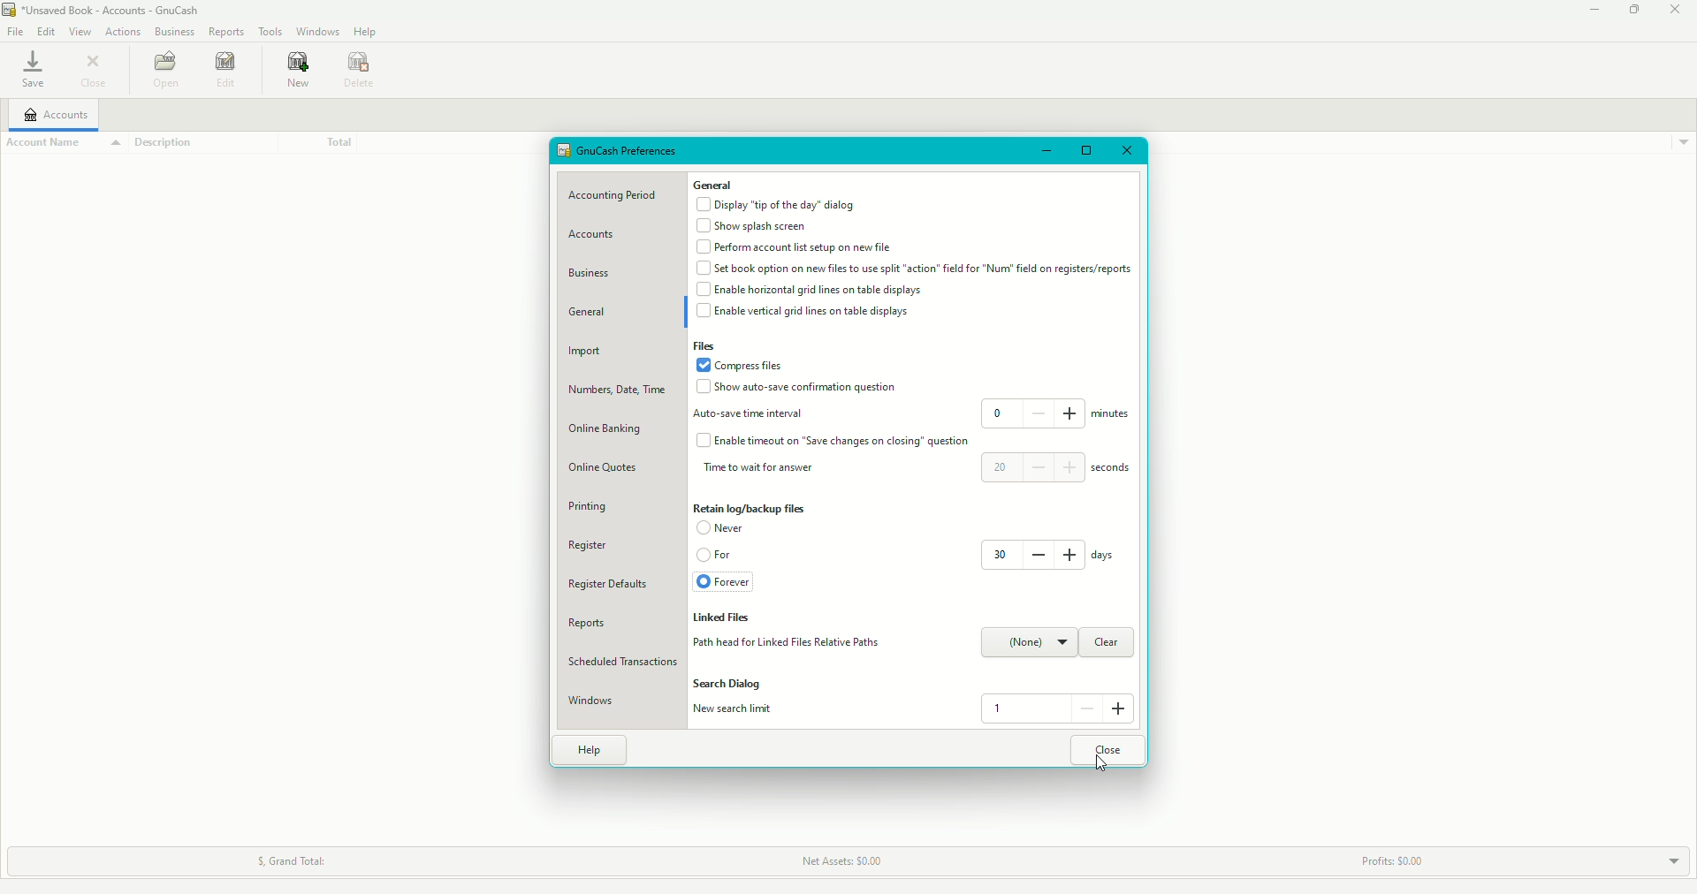 Image resolution: width=1697 pixels, height=894 pixels. What do you see at coordinates (763, 469) in the screenshot?
I see `Time to wait for answer` at bounding box center [763, 469].